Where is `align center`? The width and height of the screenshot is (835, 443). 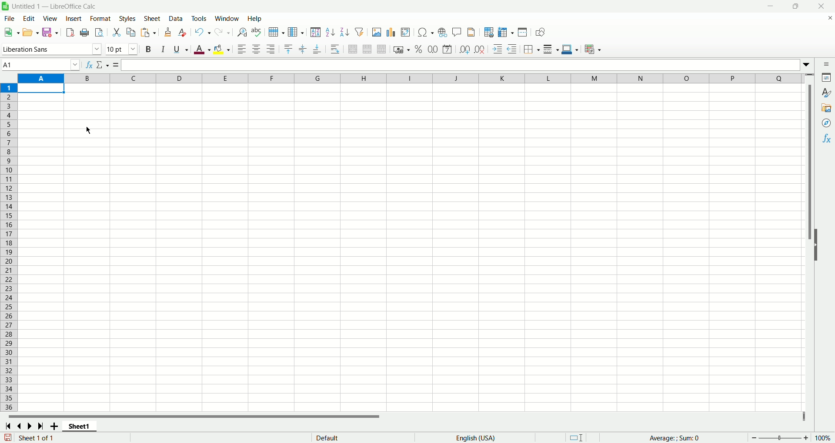
align center is located at coordinates (257, 49).